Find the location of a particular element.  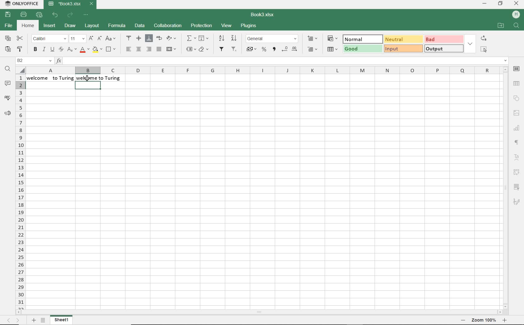

layout is located at coordinates (93, 26).